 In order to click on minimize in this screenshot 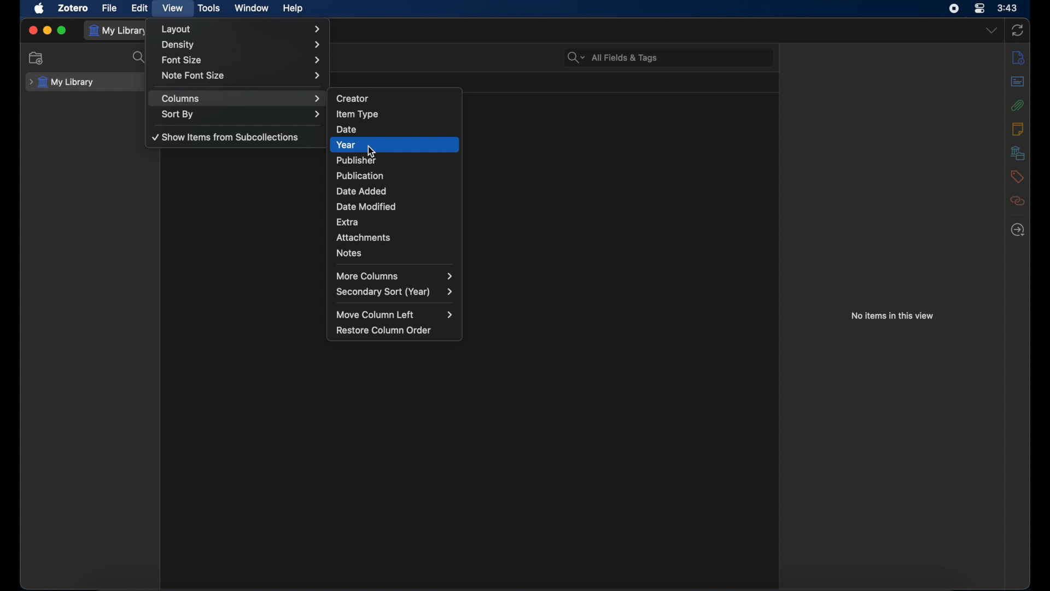, I will do `click(47, 30)`.